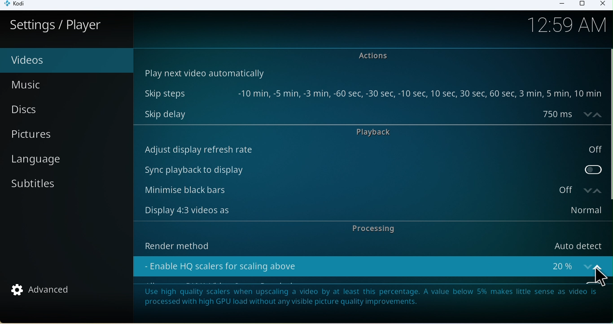 The width and height of the screenshot is (613, 324). I want to click on Auto display refresh rate, so click(372, 149).